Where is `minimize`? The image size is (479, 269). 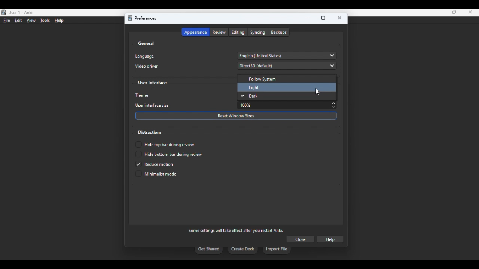 minimize is located at coordinates (439, 12).